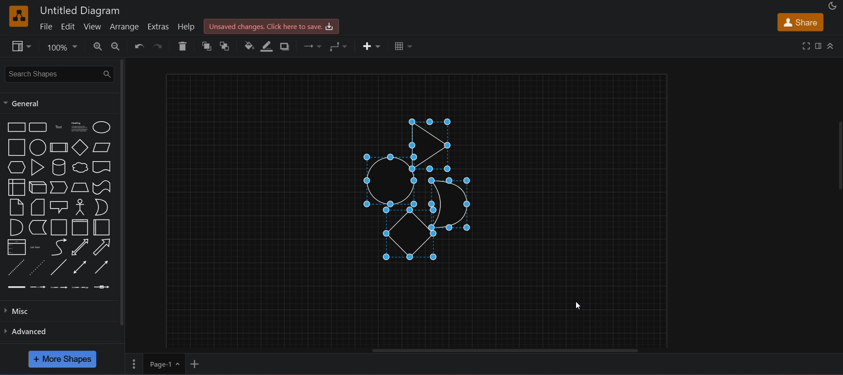 The image size is (843, 375). I want to click on tape, so click(101, 187).